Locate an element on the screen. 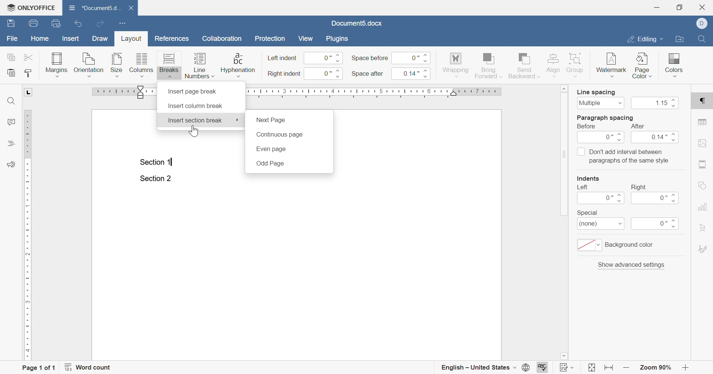 The image size is (713, 374). before is located at coordinates (588, 127).